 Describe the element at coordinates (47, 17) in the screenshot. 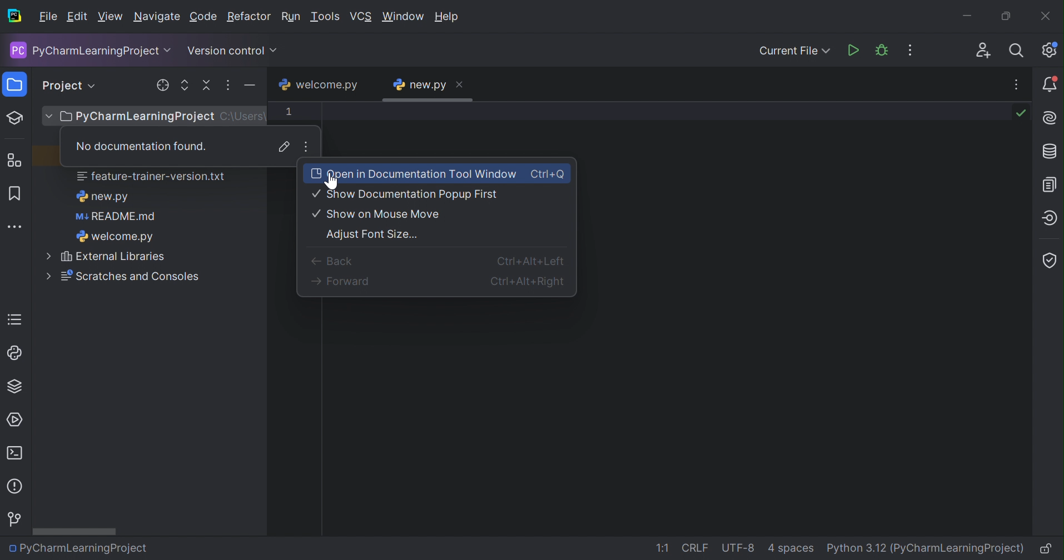

I see `File` at that location.